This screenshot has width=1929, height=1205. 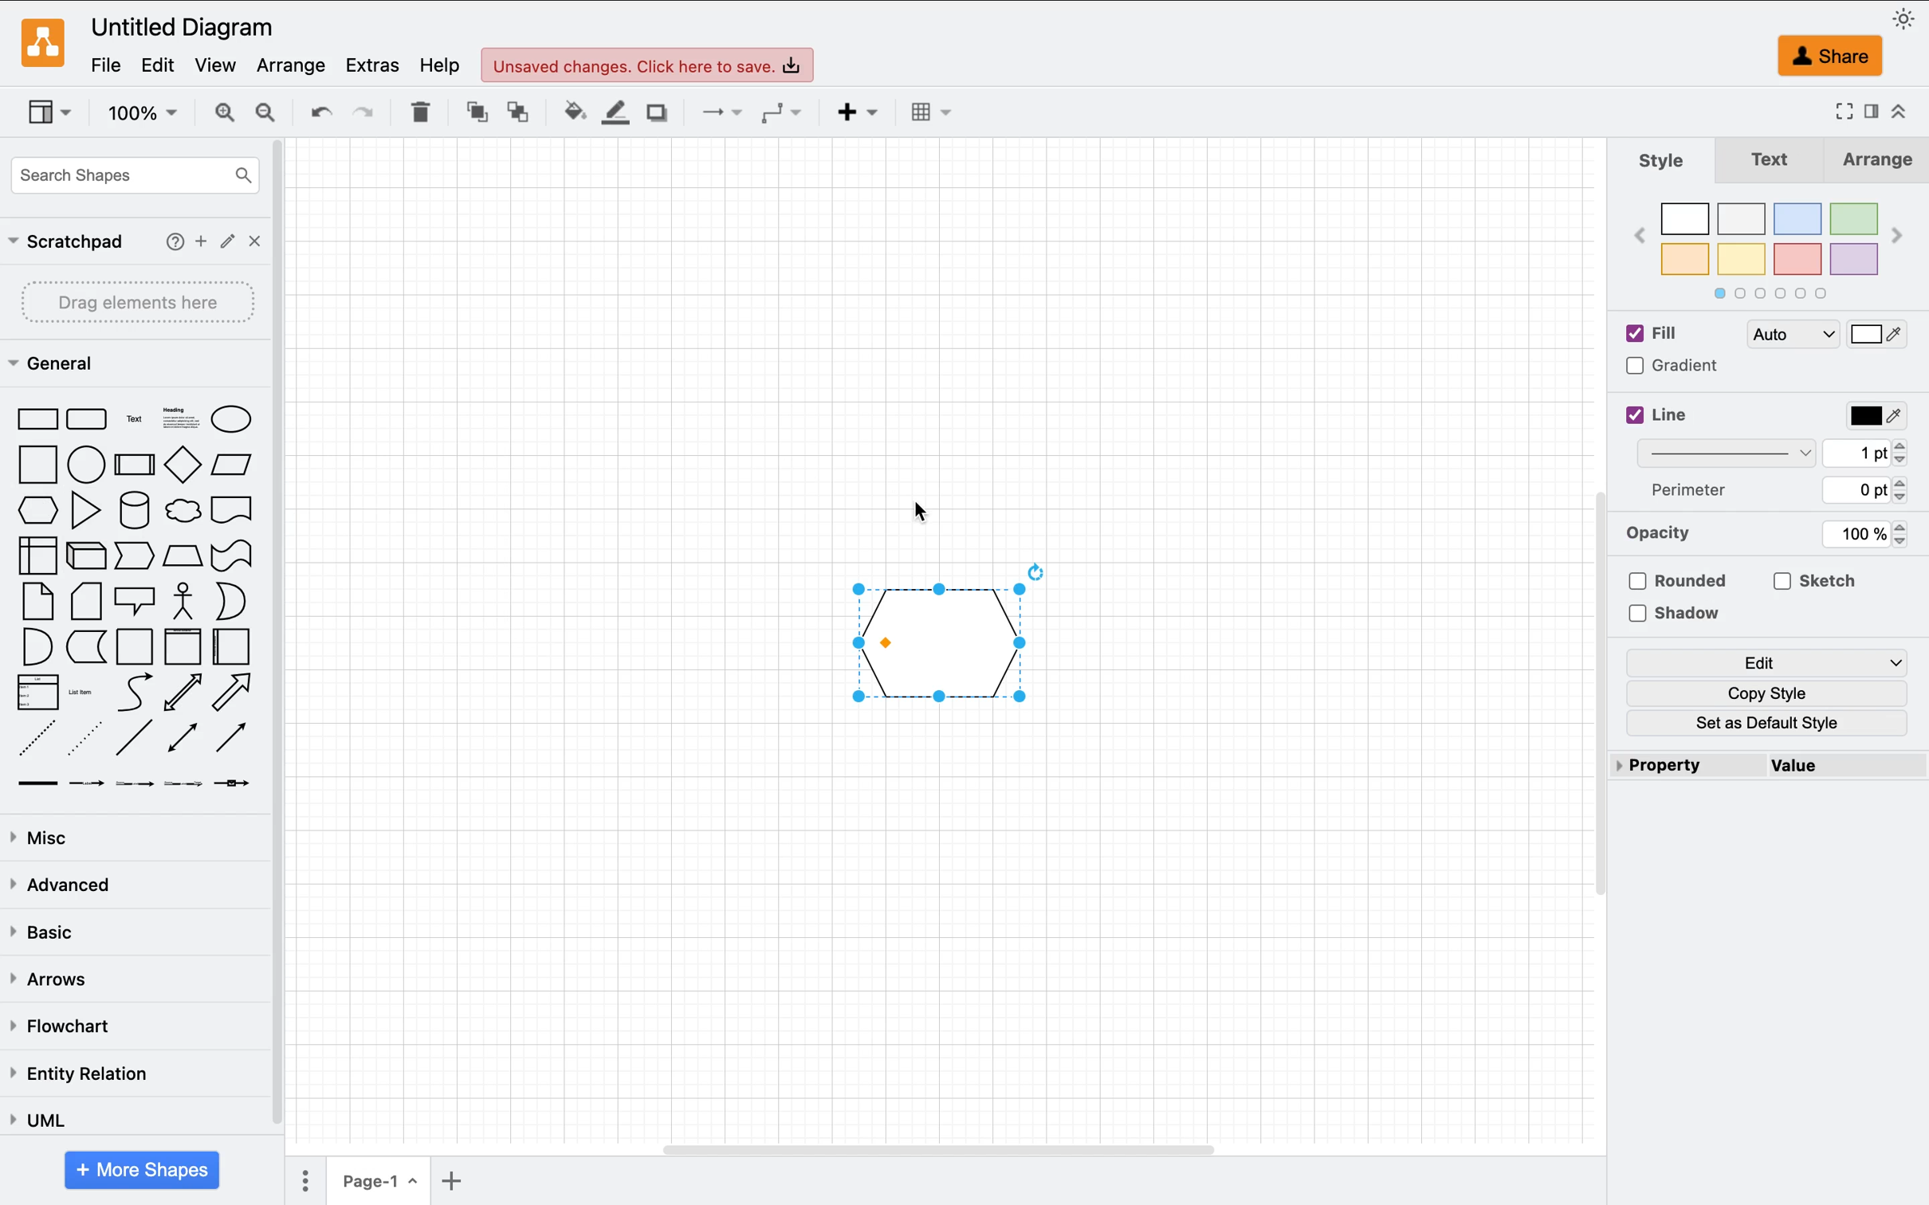 I want to click on cylinder, so click(x=132, y=510).